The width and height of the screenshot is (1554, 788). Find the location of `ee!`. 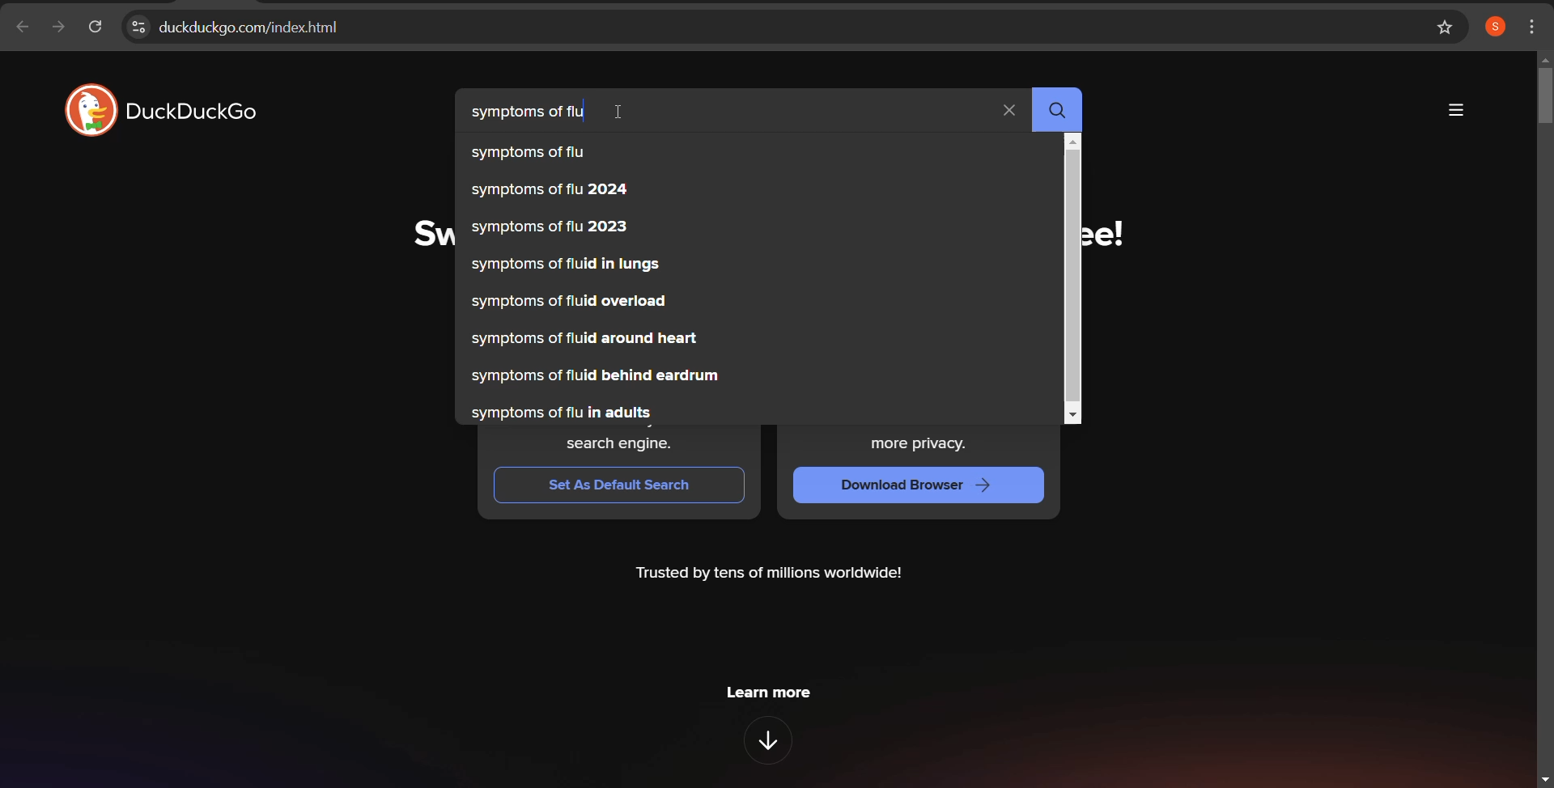

ee! is located at coordinates (1108, 234).